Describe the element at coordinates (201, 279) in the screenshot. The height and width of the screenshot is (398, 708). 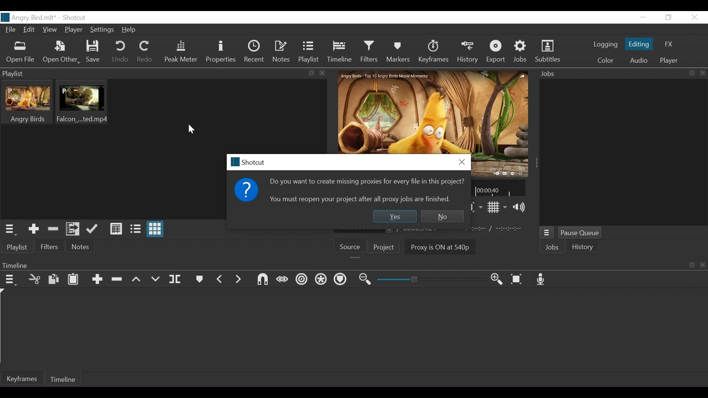
I see `Markers` at that location.